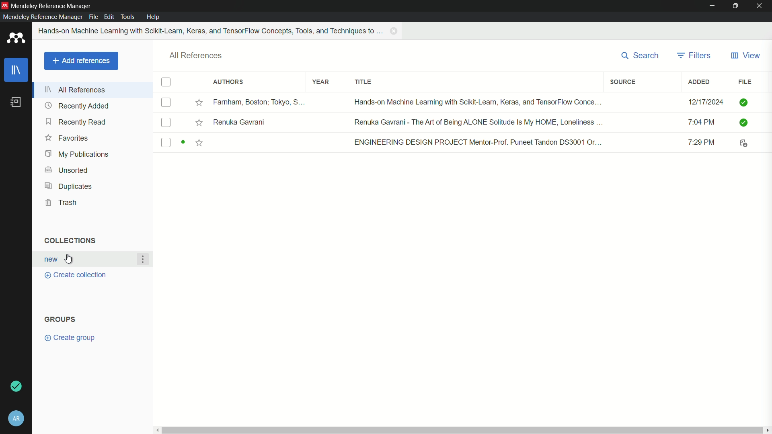 The image size is (772, 434). What do you see at coordinates (69, 186) in the screenshot?
I see `duplicates` at bounding box center [69, 186].